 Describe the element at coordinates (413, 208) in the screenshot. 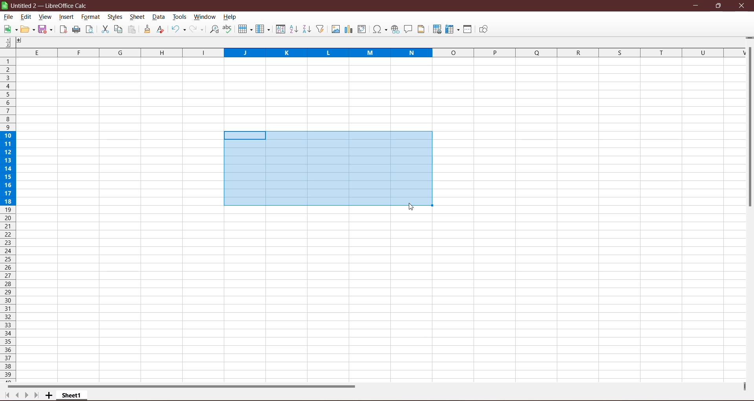

I see `cursor` at that location.